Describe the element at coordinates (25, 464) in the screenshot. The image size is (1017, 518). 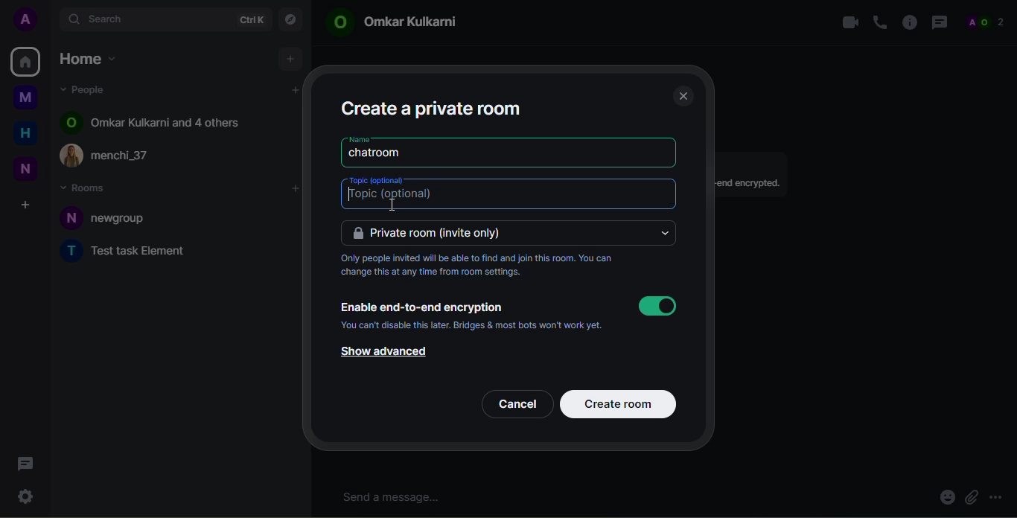
I see `threads` at that location.